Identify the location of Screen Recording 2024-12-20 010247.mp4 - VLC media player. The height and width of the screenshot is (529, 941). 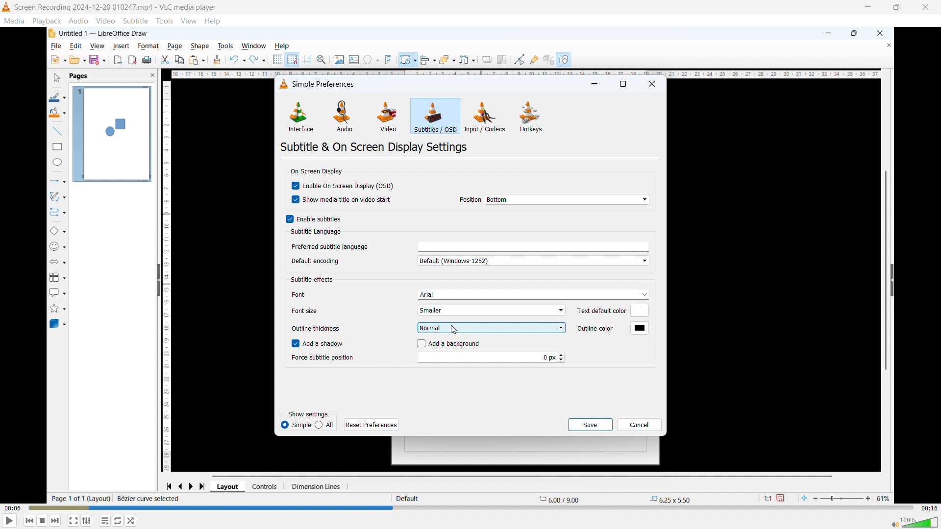
(116, 8).